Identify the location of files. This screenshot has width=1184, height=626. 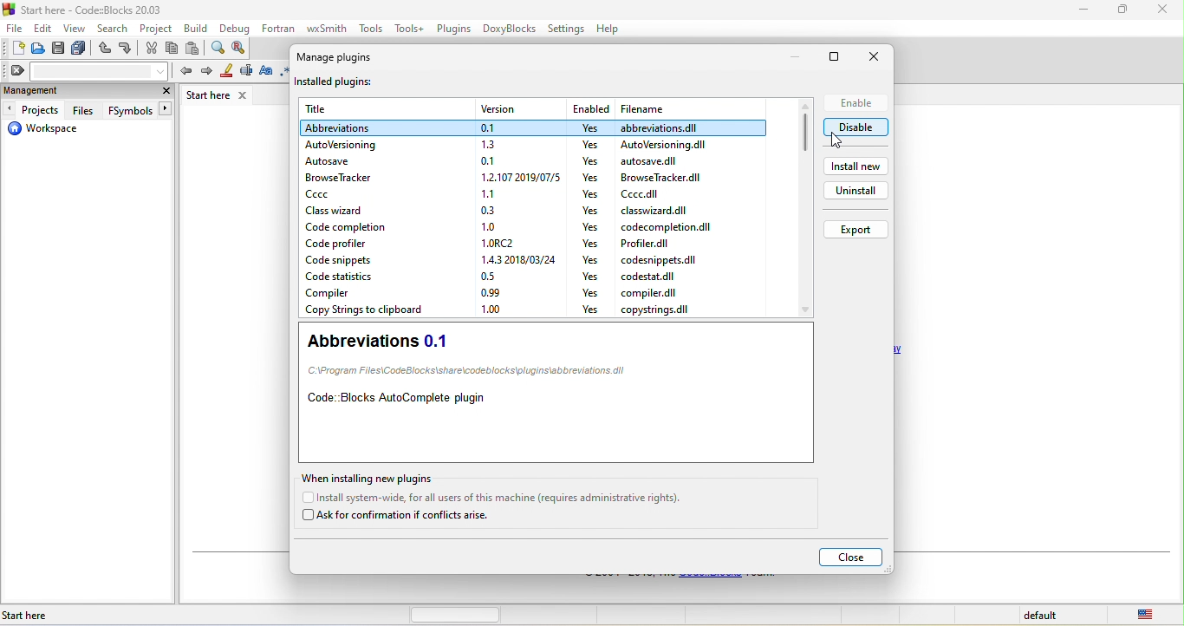
(86, 110).